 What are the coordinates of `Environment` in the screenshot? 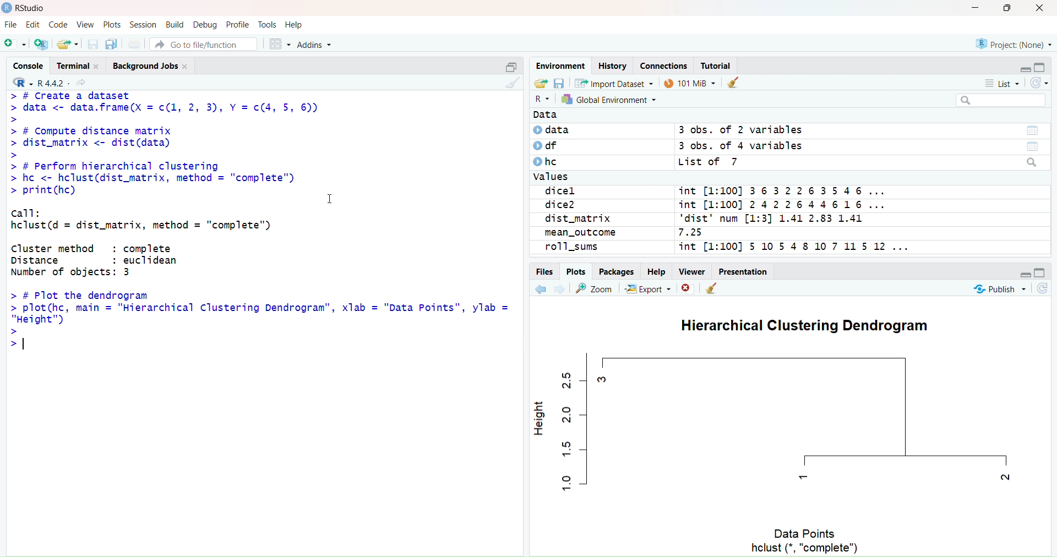 It's located at (561, 65).